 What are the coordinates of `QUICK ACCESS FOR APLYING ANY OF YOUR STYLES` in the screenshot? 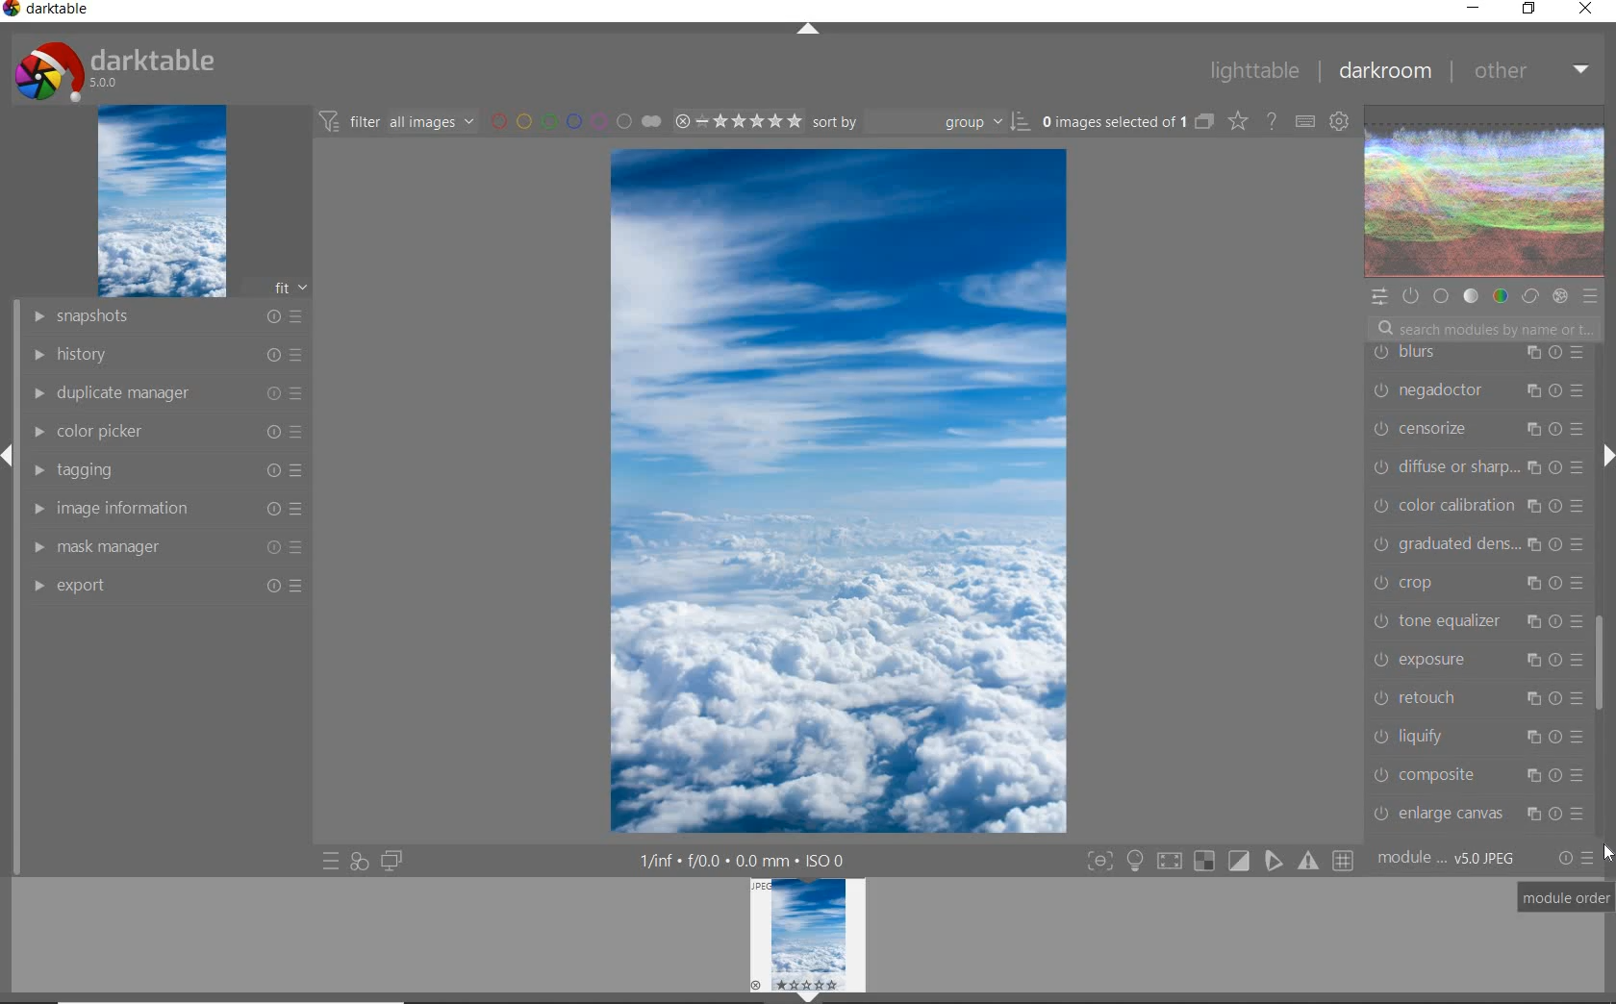 It's located at (359, 862).